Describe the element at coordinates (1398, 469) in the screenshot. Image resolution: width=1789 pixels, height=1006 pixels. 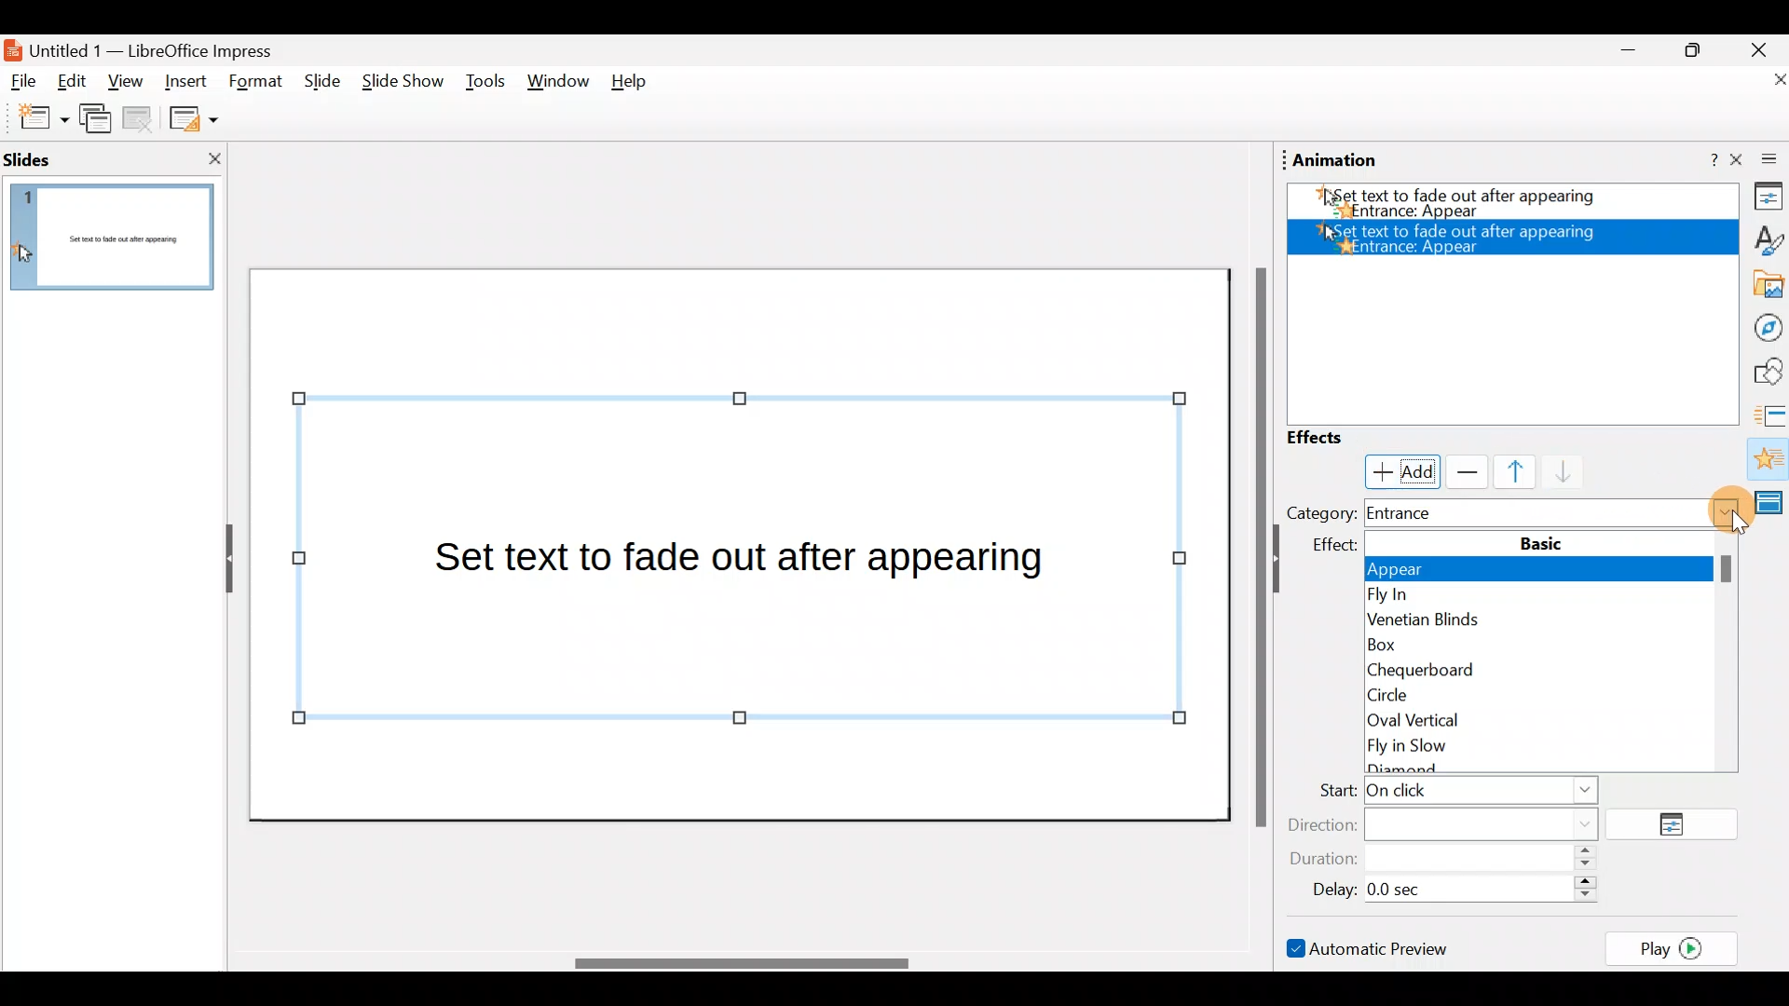
I see `Cursor` at that location.